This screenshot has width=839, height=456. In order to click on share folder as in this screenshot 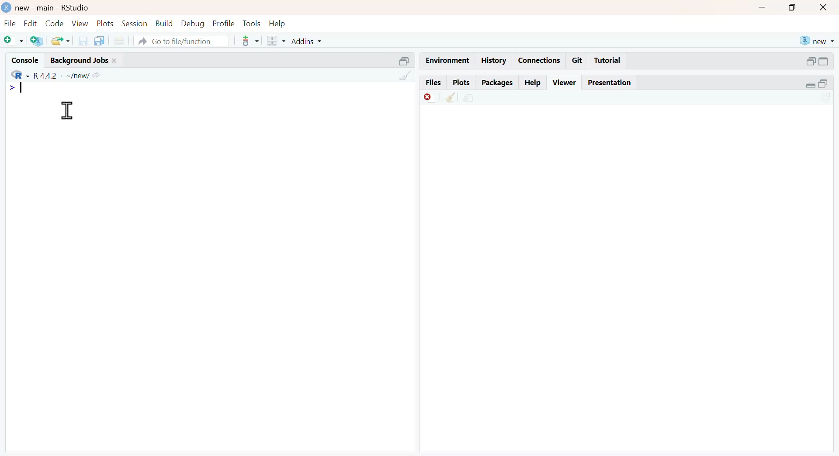, I will do `click(61, 41)`.